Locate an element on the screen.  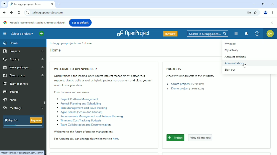
Buy now is located at coordinates (170, 33).